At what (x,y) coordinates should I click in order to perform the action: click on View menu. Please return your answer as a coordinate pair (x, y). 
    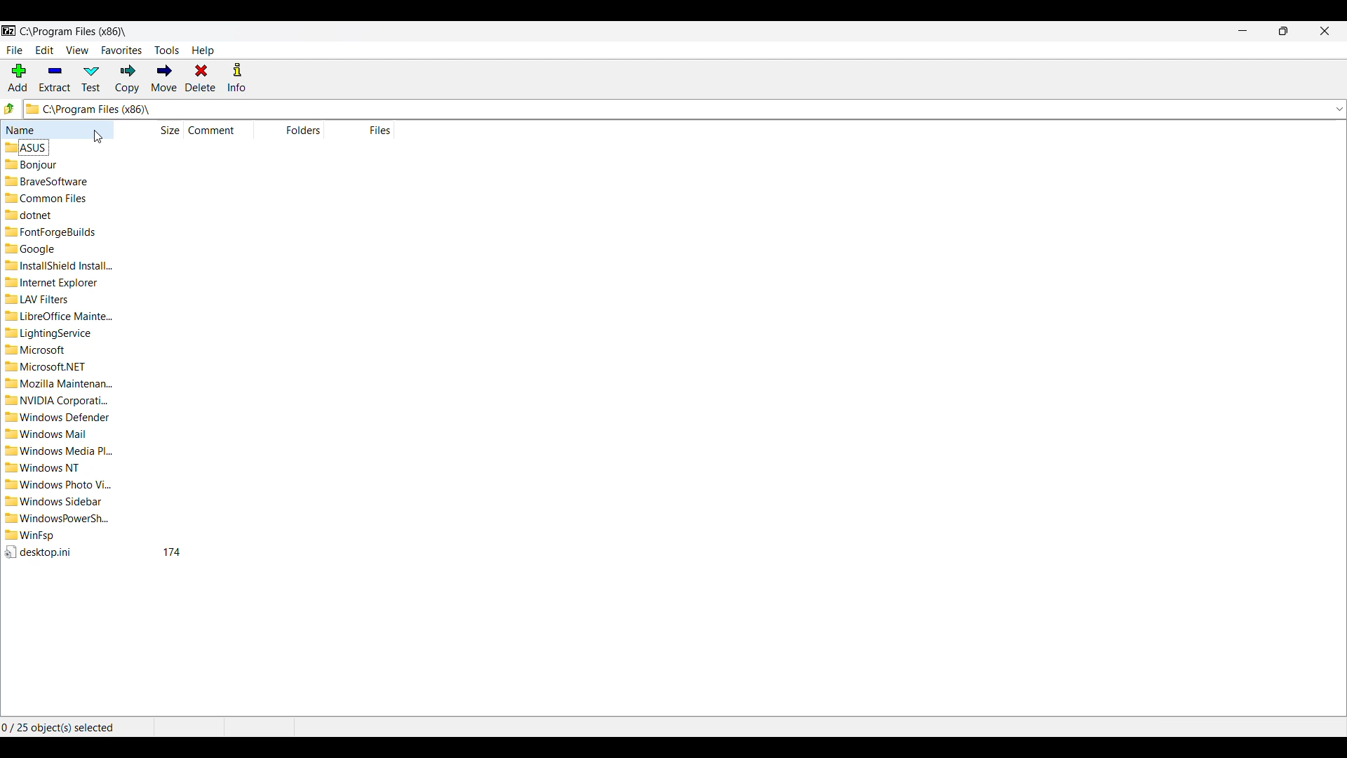
    Looking at the image, I should click on (78, 50).